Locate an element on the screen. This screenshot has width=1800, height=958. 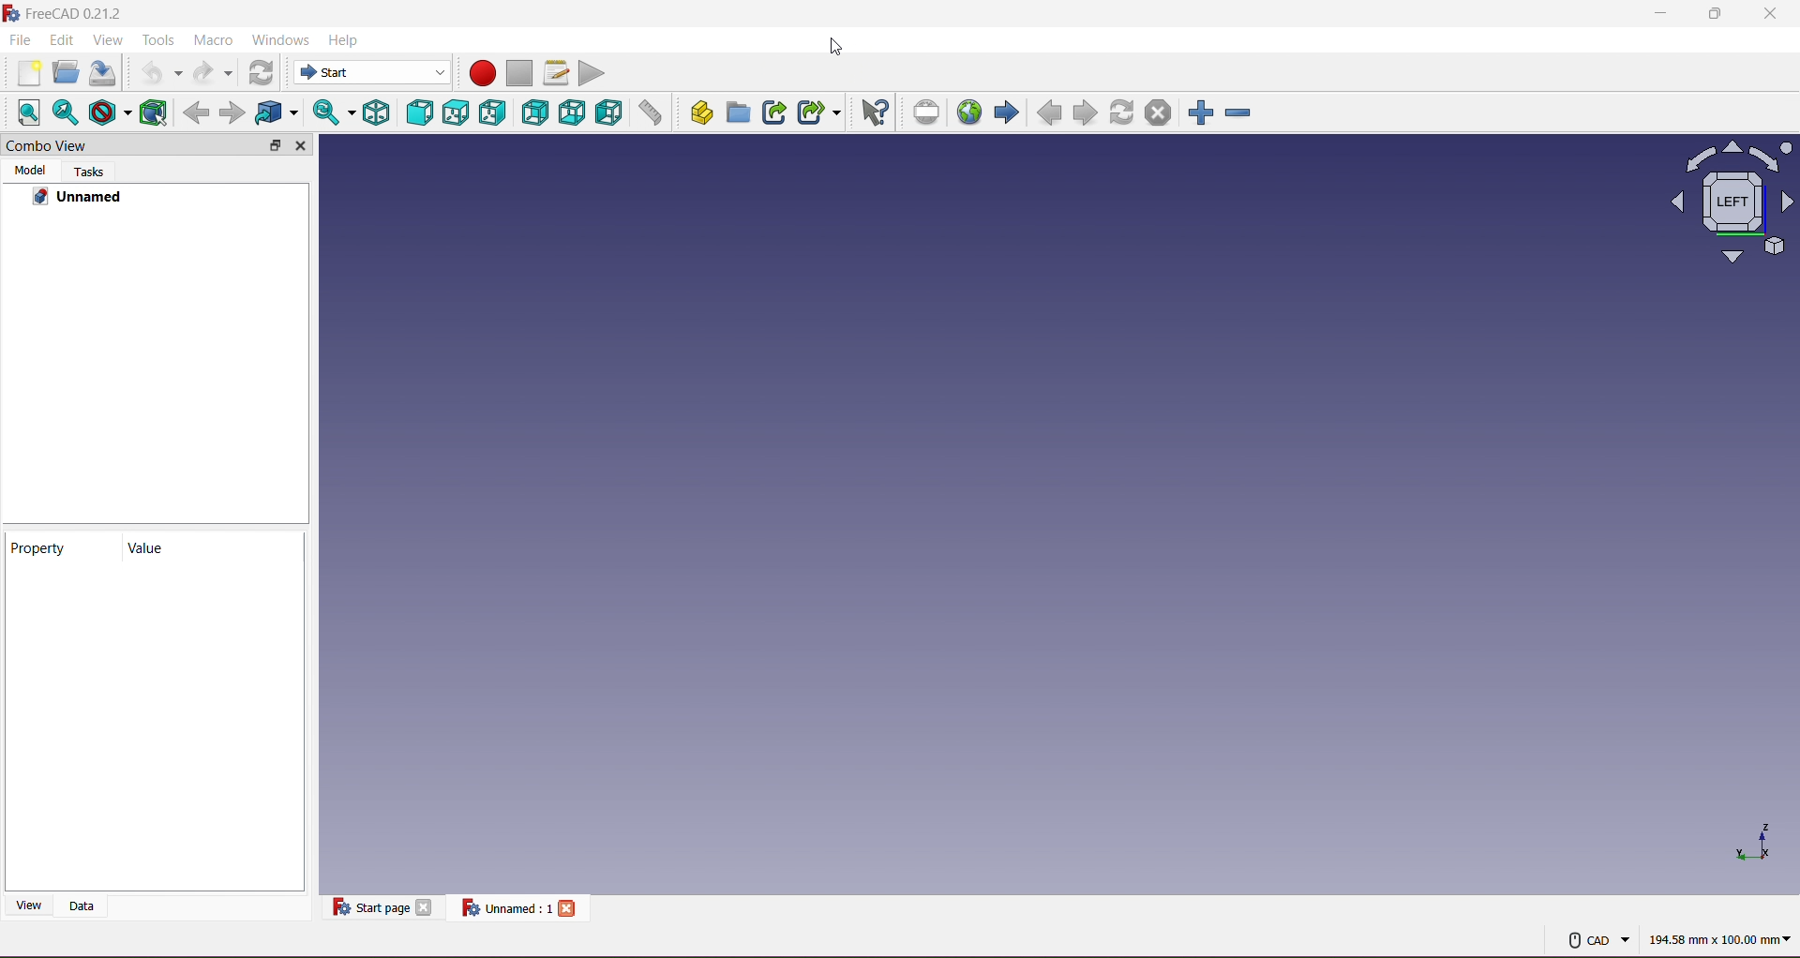
Workbench Selector is located at coordinates (259, 72).